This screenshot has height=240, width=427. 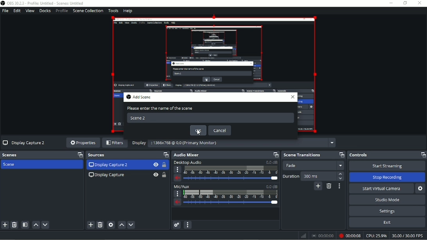 What do you see at coordinates (127, 11) in the screenshot?
I see `Help` at bounding box center [127, 11].